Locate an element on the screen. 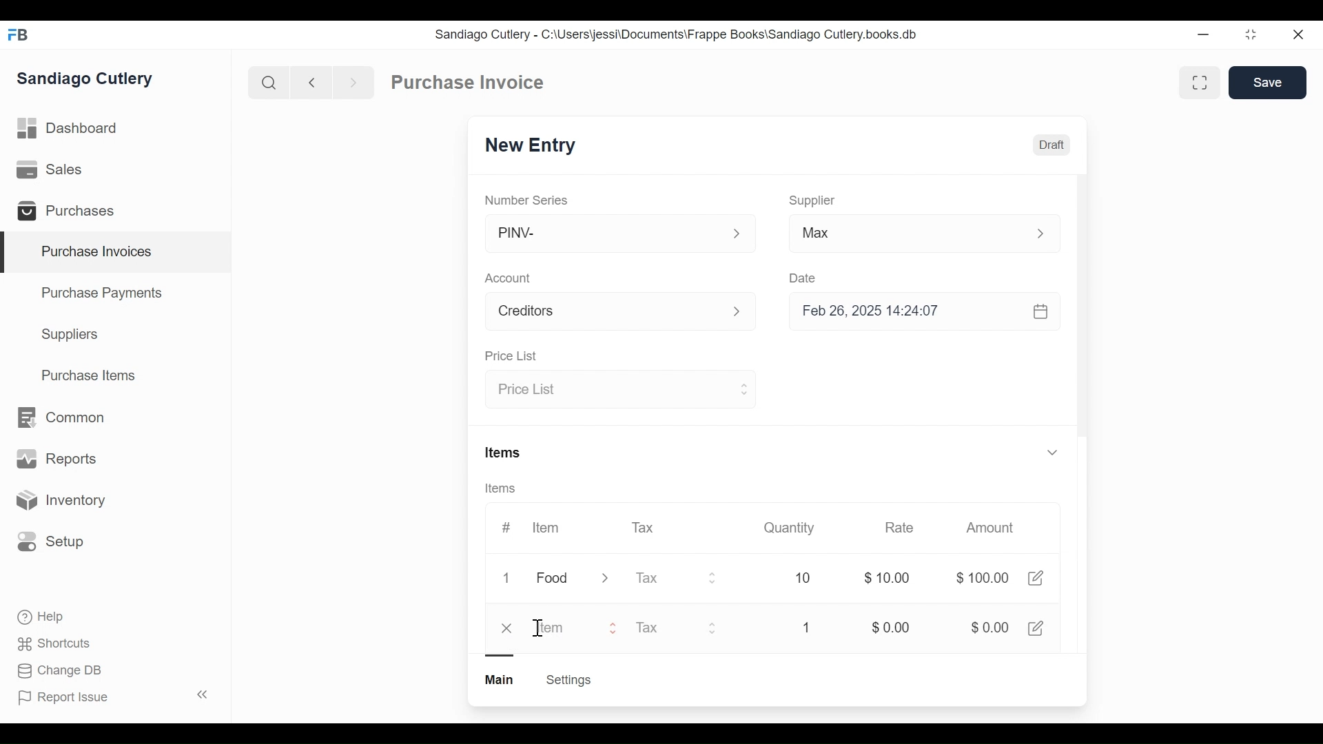  Items is located at coordinates (504, 454).